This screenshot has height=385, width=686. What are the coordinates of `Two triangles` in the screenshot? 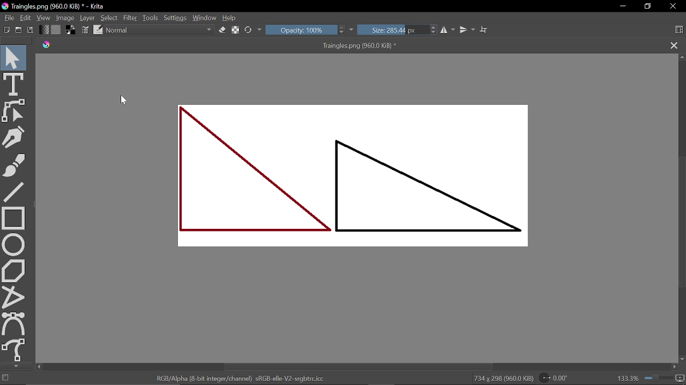 It's located at (362, 180).